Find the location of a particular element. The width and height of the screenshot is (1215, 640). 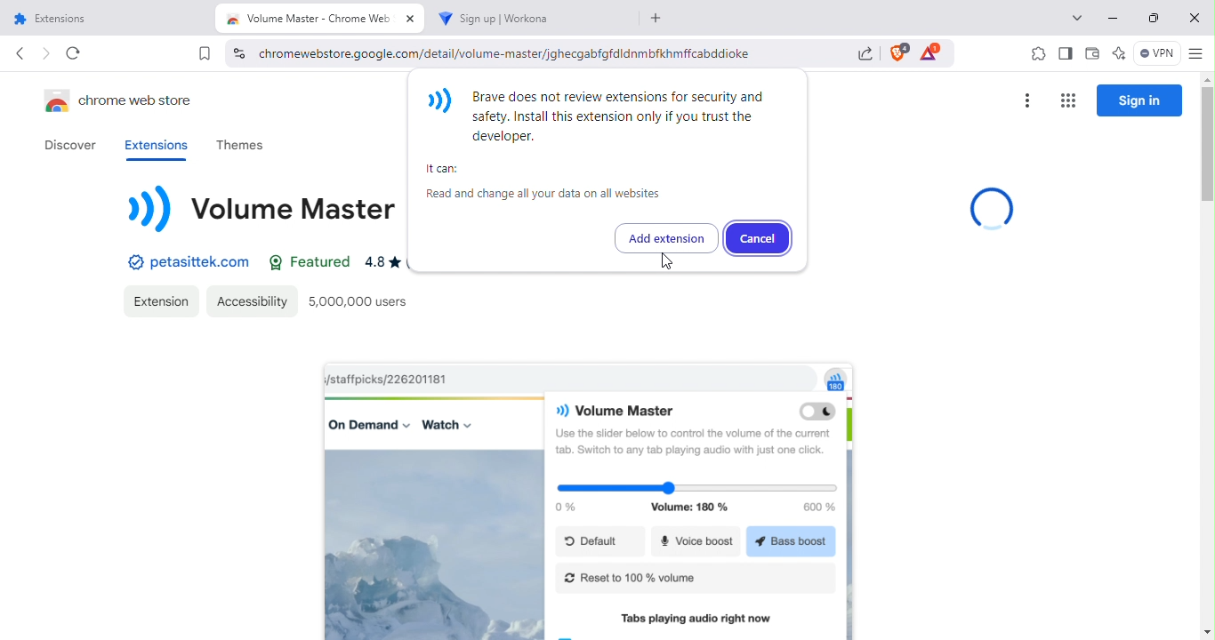

scroll bar is located at coordinates (1209, 356).